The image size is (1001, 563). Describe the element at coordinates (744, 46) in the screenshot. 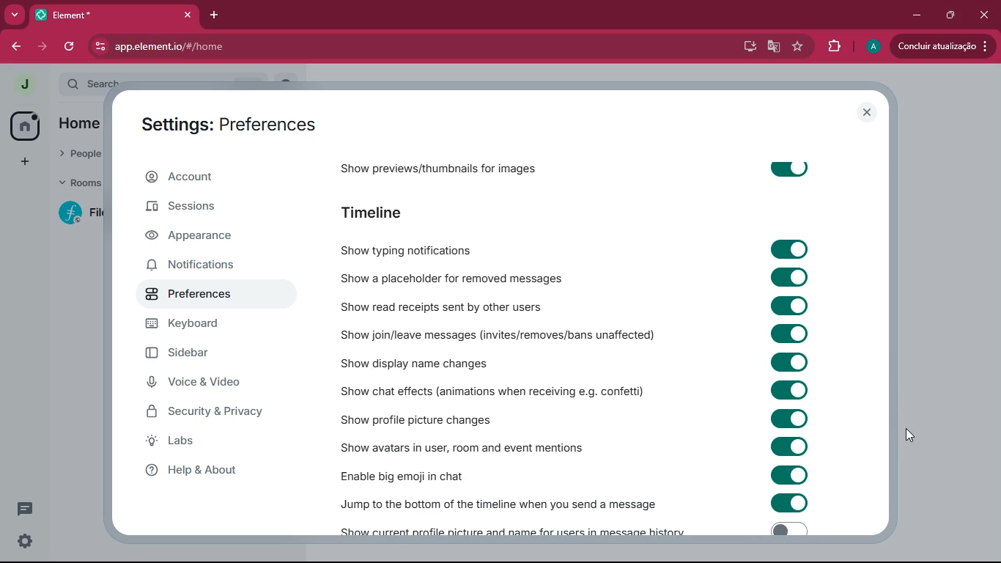

I see `desktop` at that location.